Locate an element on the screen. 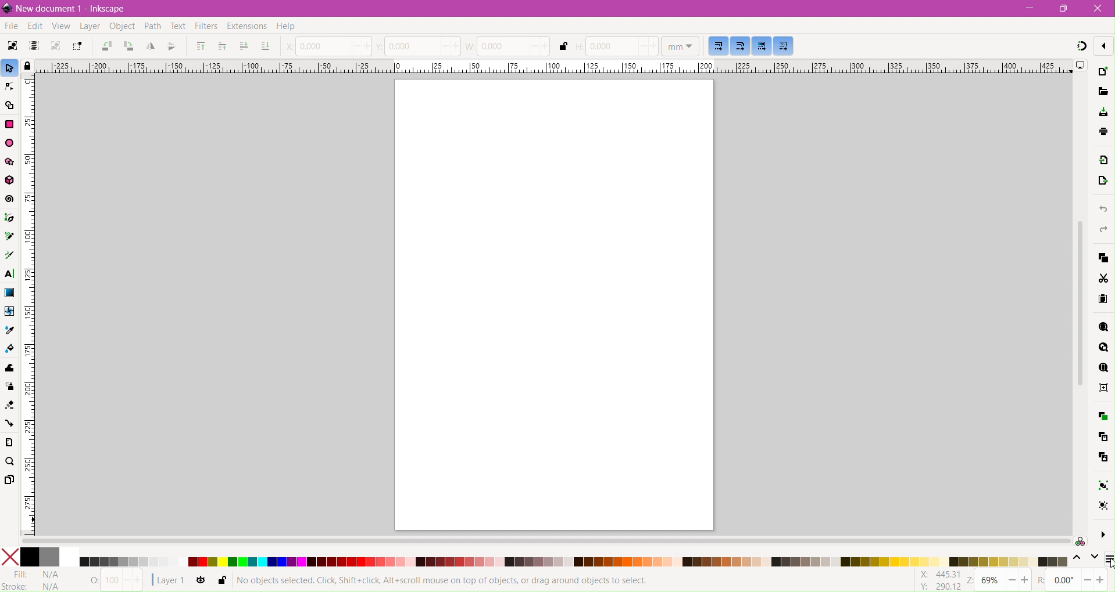 The width and height of the screenshot is (1115, 592). Configure Color Palette is located at coordinates (1108, 560).